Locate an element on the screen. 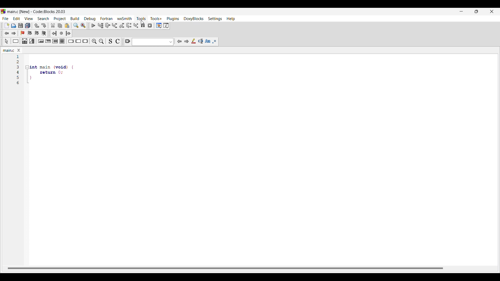 The height and width of the screenshot is (281, 500). Toggle bookmark is located at coordinates (22, 33).